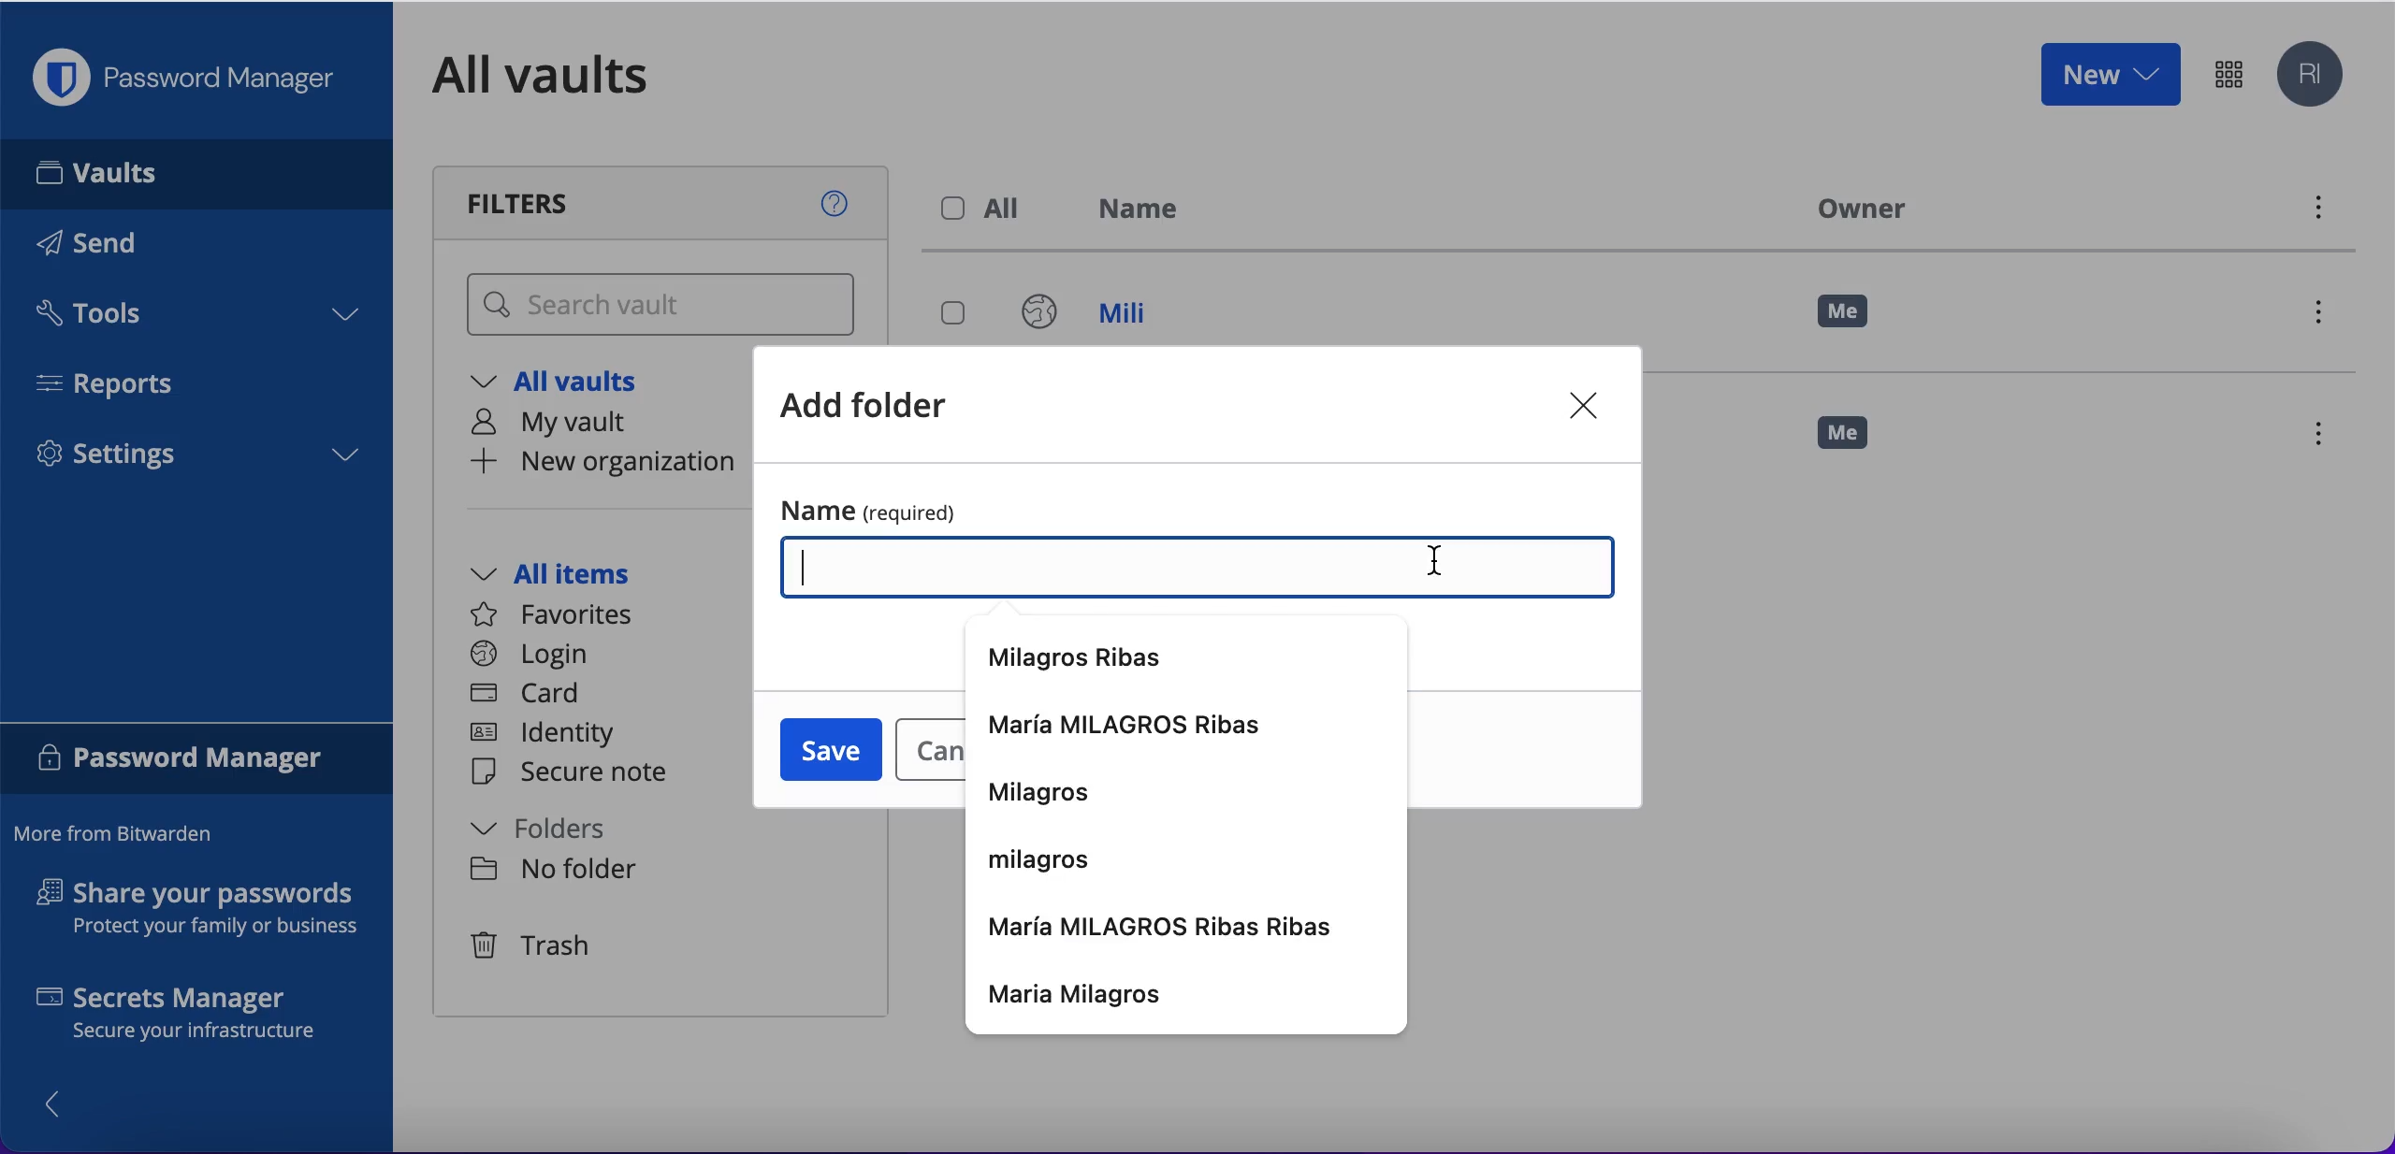  What do you see at coordinates (2327, 437) in the screenshot?
I see `menu` at bounding box center [2327, 437].